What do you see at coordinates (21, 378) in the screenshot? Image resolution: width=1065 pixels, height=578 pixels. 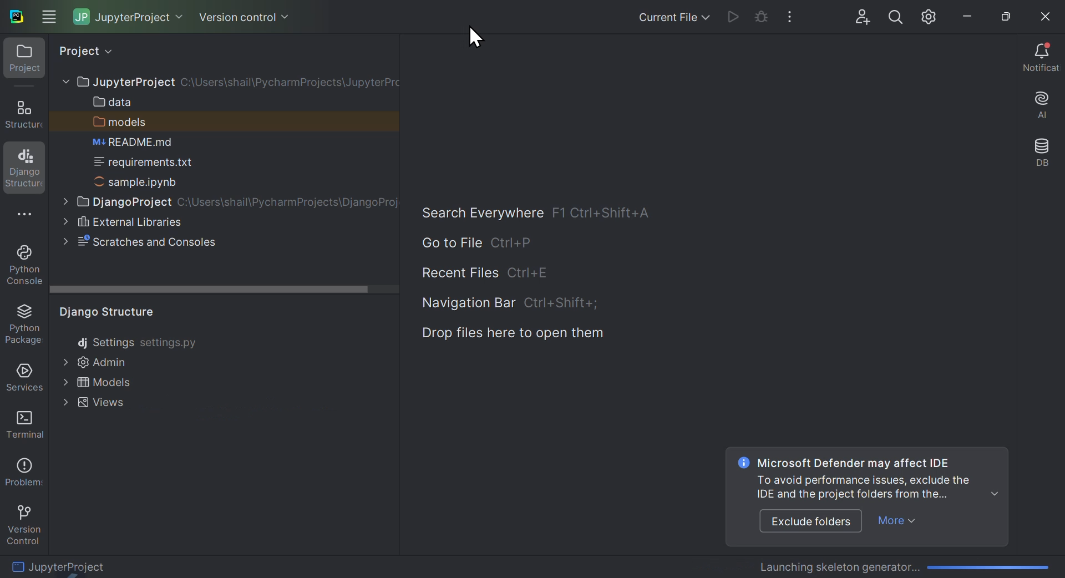 I see `Services` at bounding box center [21, 378].